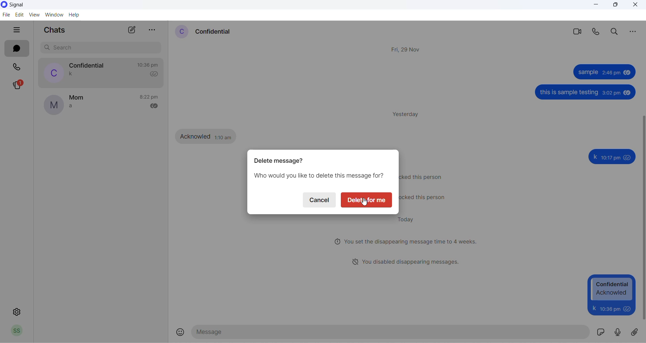  What do you see at coordinates (54, 73) in the screenshot?
I see `profile picture` at bounding box center [54, 73].